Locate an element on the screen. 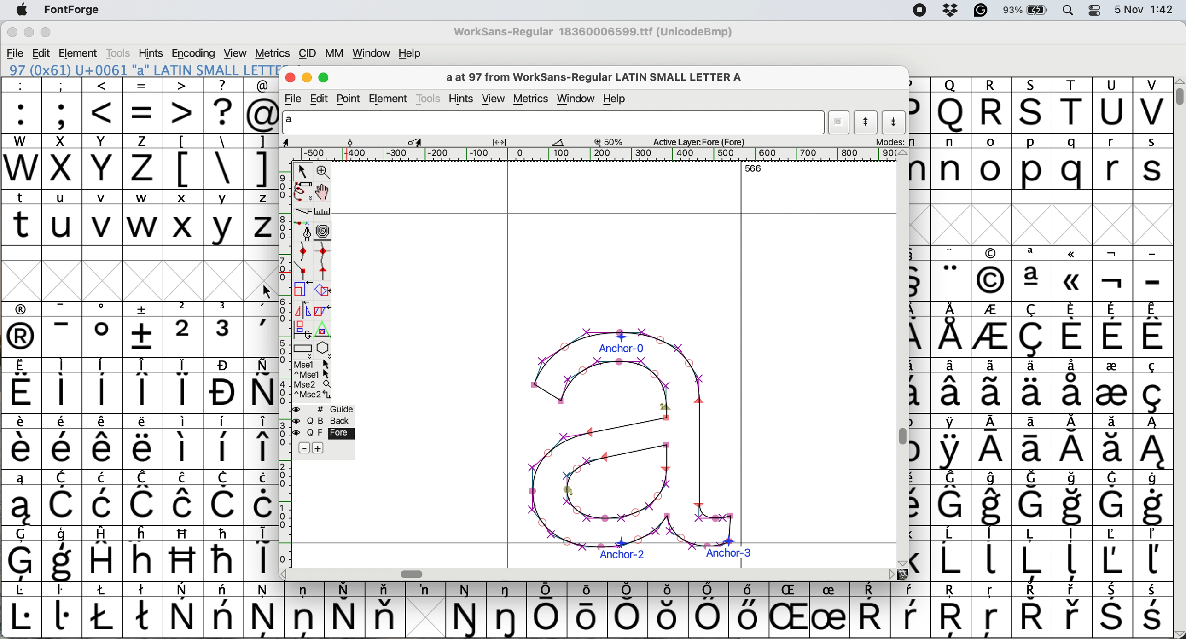  add is located at coordinates (320, 448).